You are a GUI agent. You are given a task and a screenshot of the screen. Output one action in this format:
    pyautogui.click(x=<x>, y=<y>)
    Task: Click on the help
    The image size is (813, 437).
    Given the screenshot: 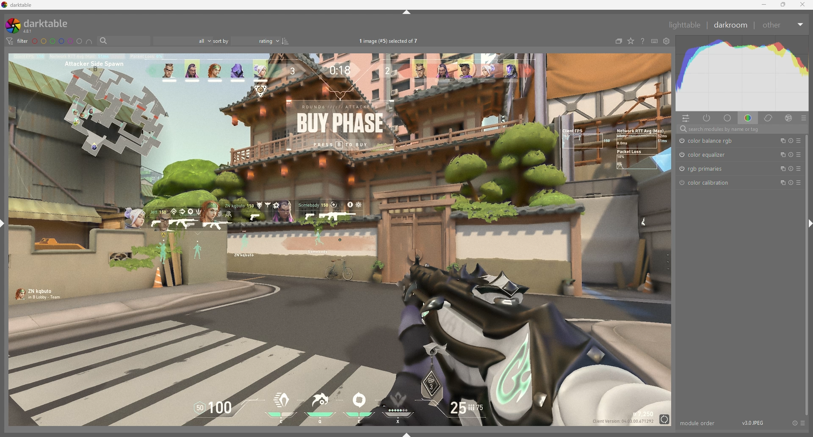 What is the action you would take?
    pyautogui.click(x=642, y=41)
    